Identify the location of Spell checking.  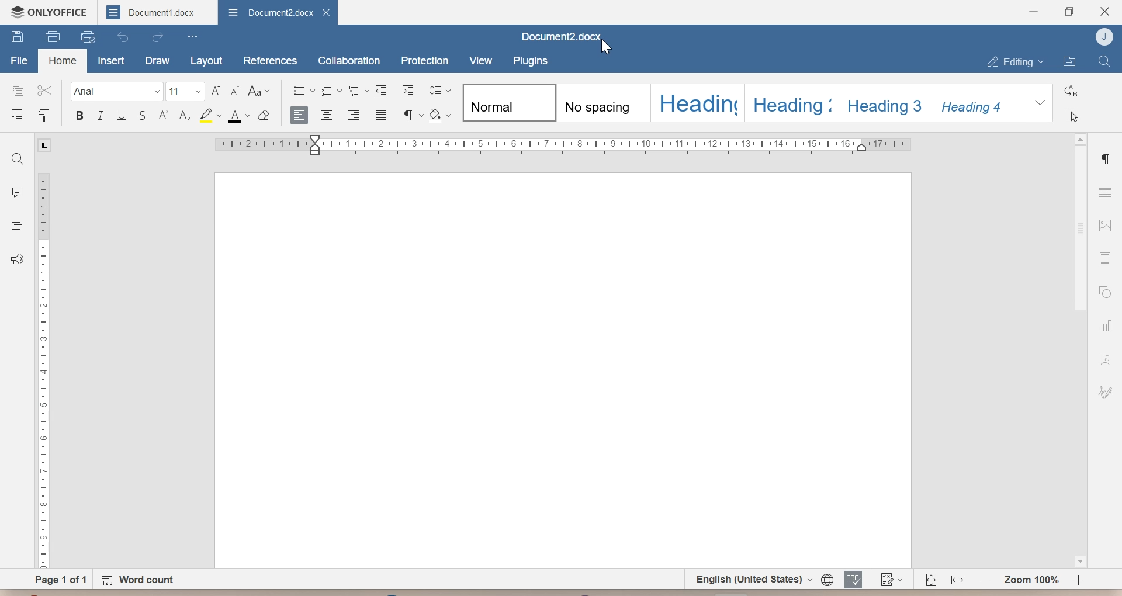
(854, 578).